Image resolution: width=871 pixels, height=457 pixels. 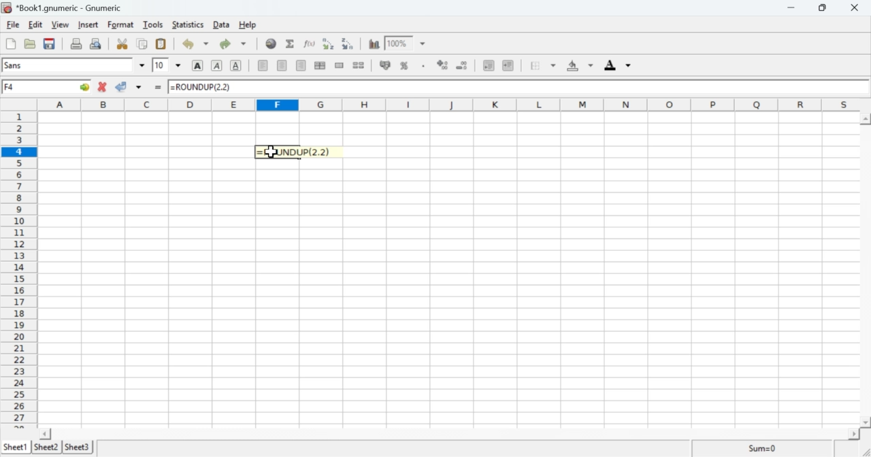 I want to click on Minimise, so click(x=822, y=7).